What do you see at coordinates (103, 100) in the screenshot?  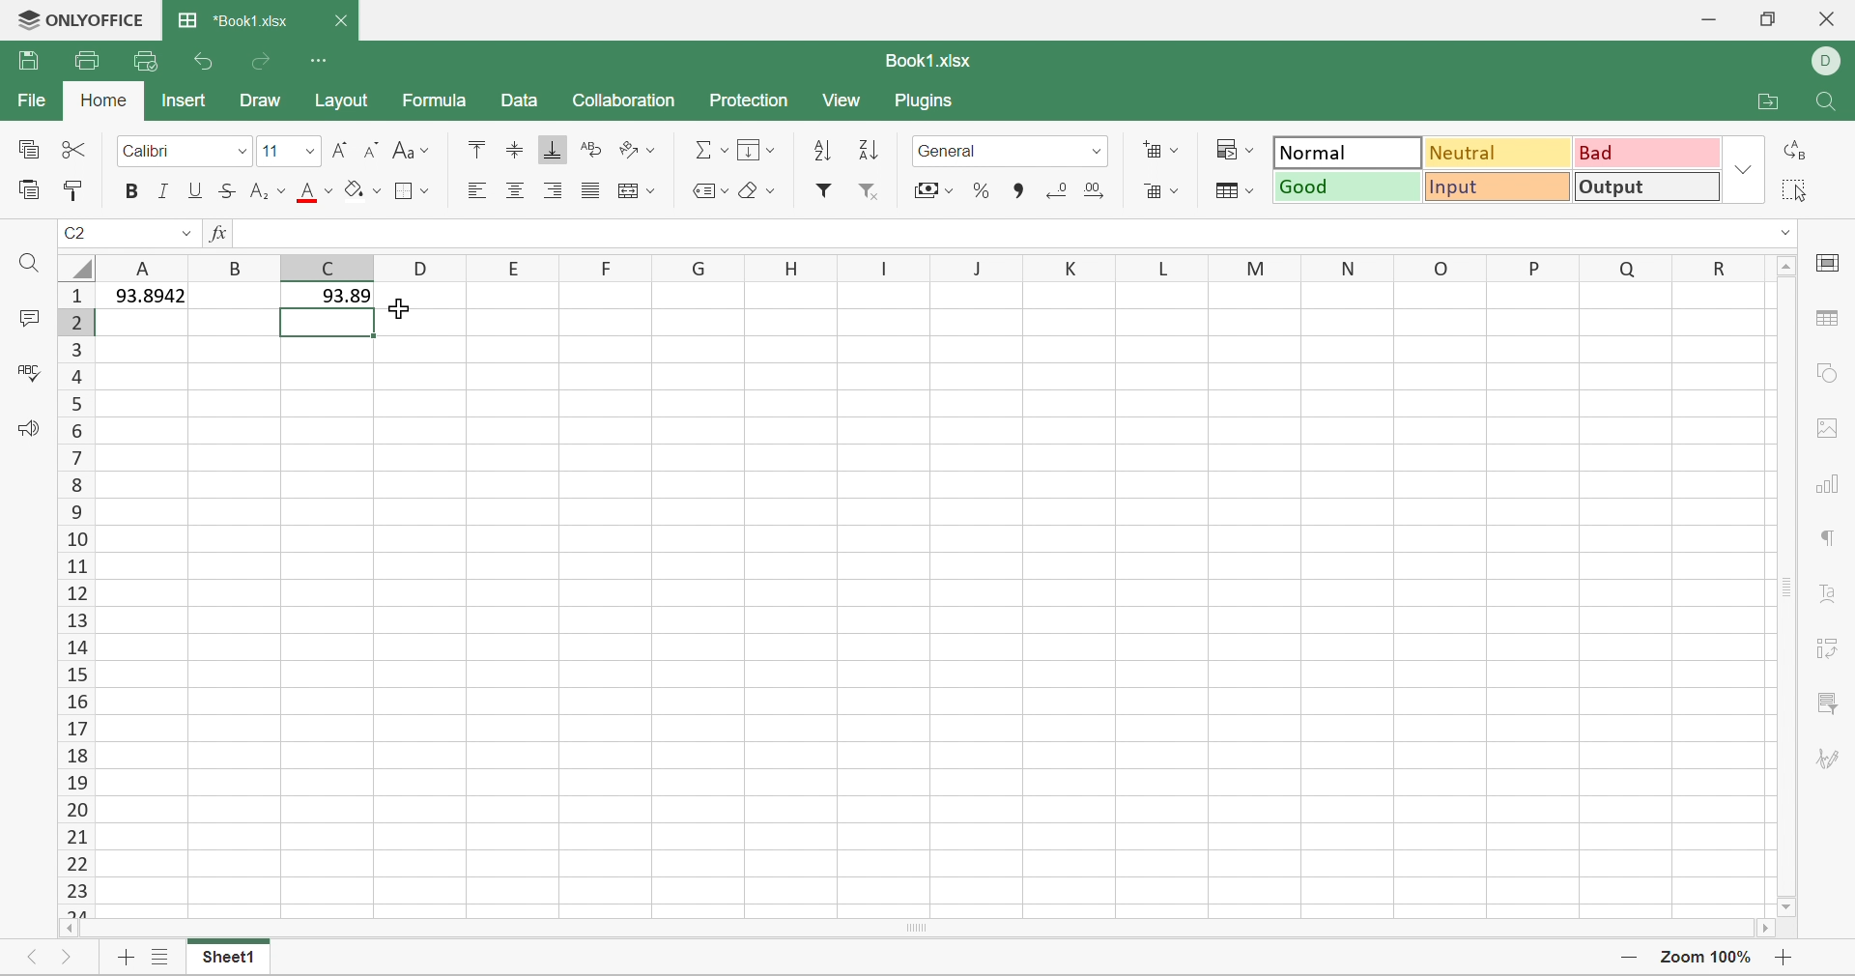 I see `Home` at bounding box center [103, 100].